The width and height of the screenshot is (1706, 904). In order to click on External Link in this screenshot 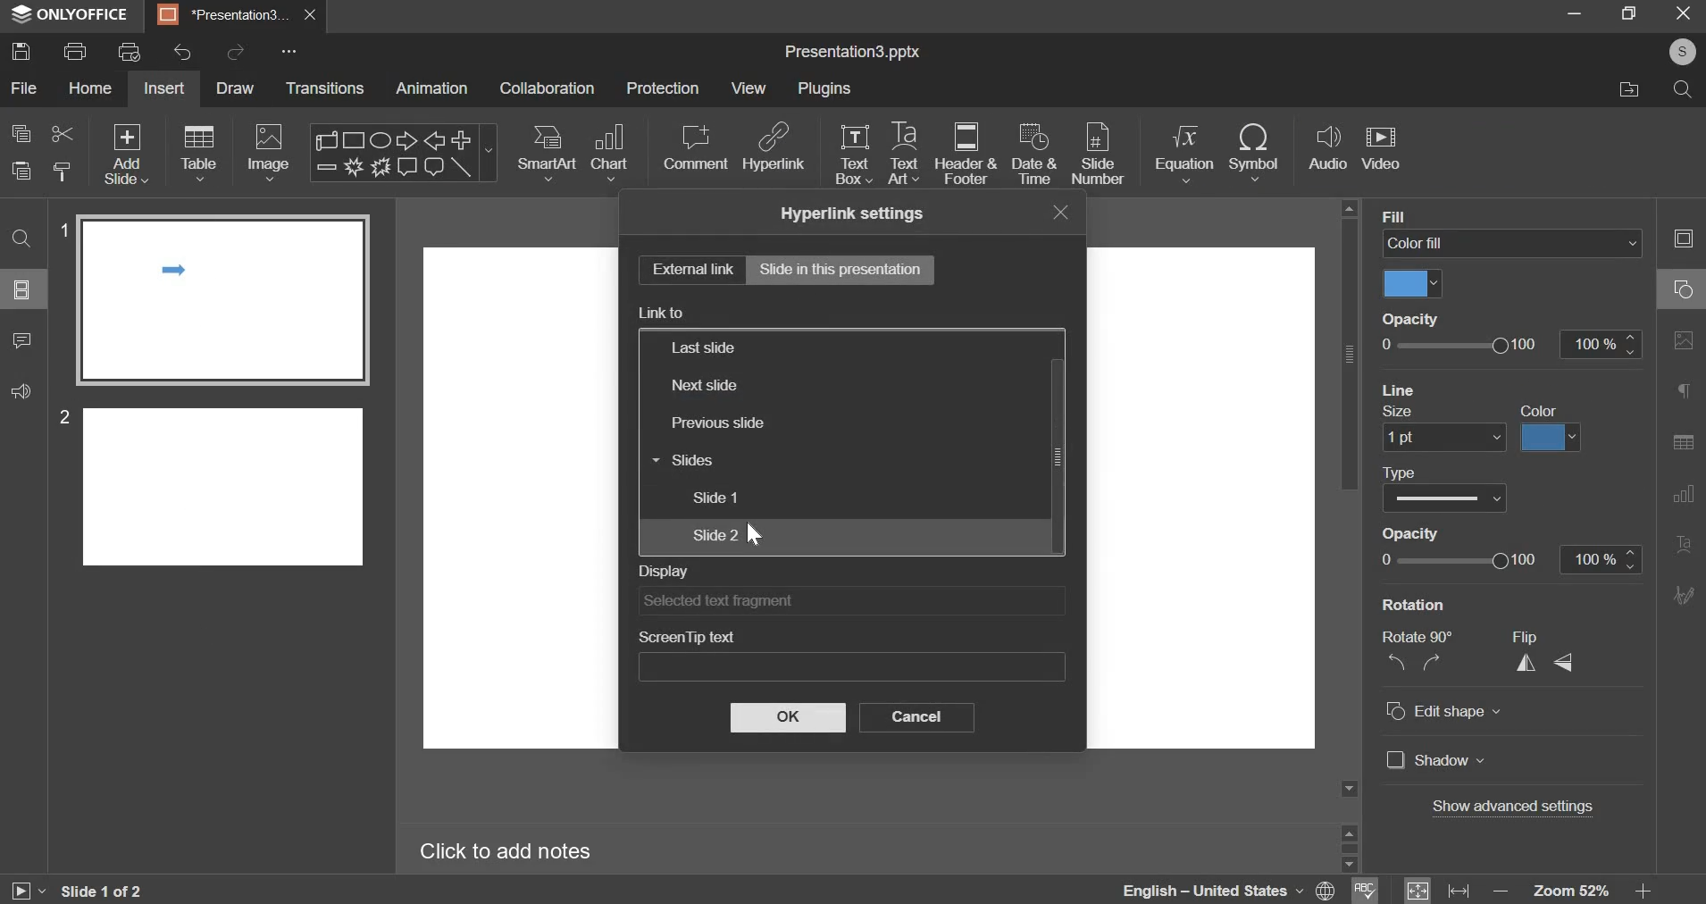, I will do `click(688, 270)`.